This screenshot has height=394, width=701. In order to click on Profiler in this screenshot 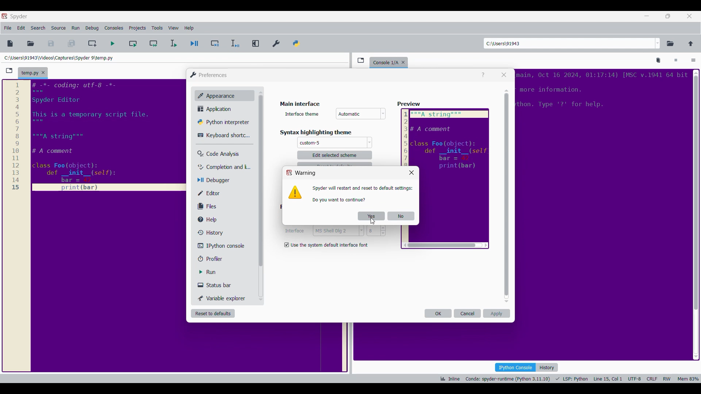, I will do `click(224, 258)`.